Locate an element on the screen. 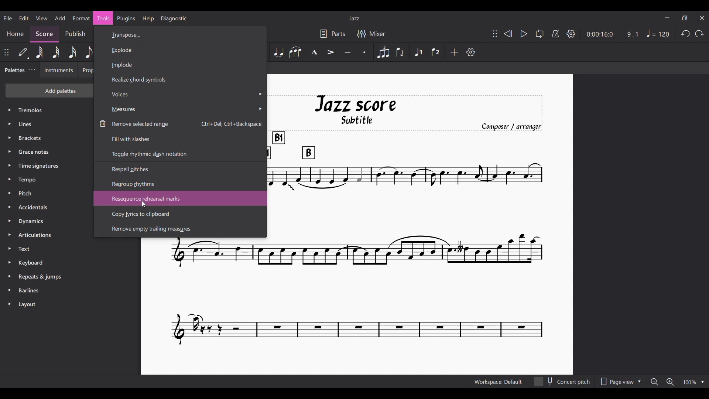 The width and height of the screenshot is (709, 399). Format menu is located at coordinates (81, 18).